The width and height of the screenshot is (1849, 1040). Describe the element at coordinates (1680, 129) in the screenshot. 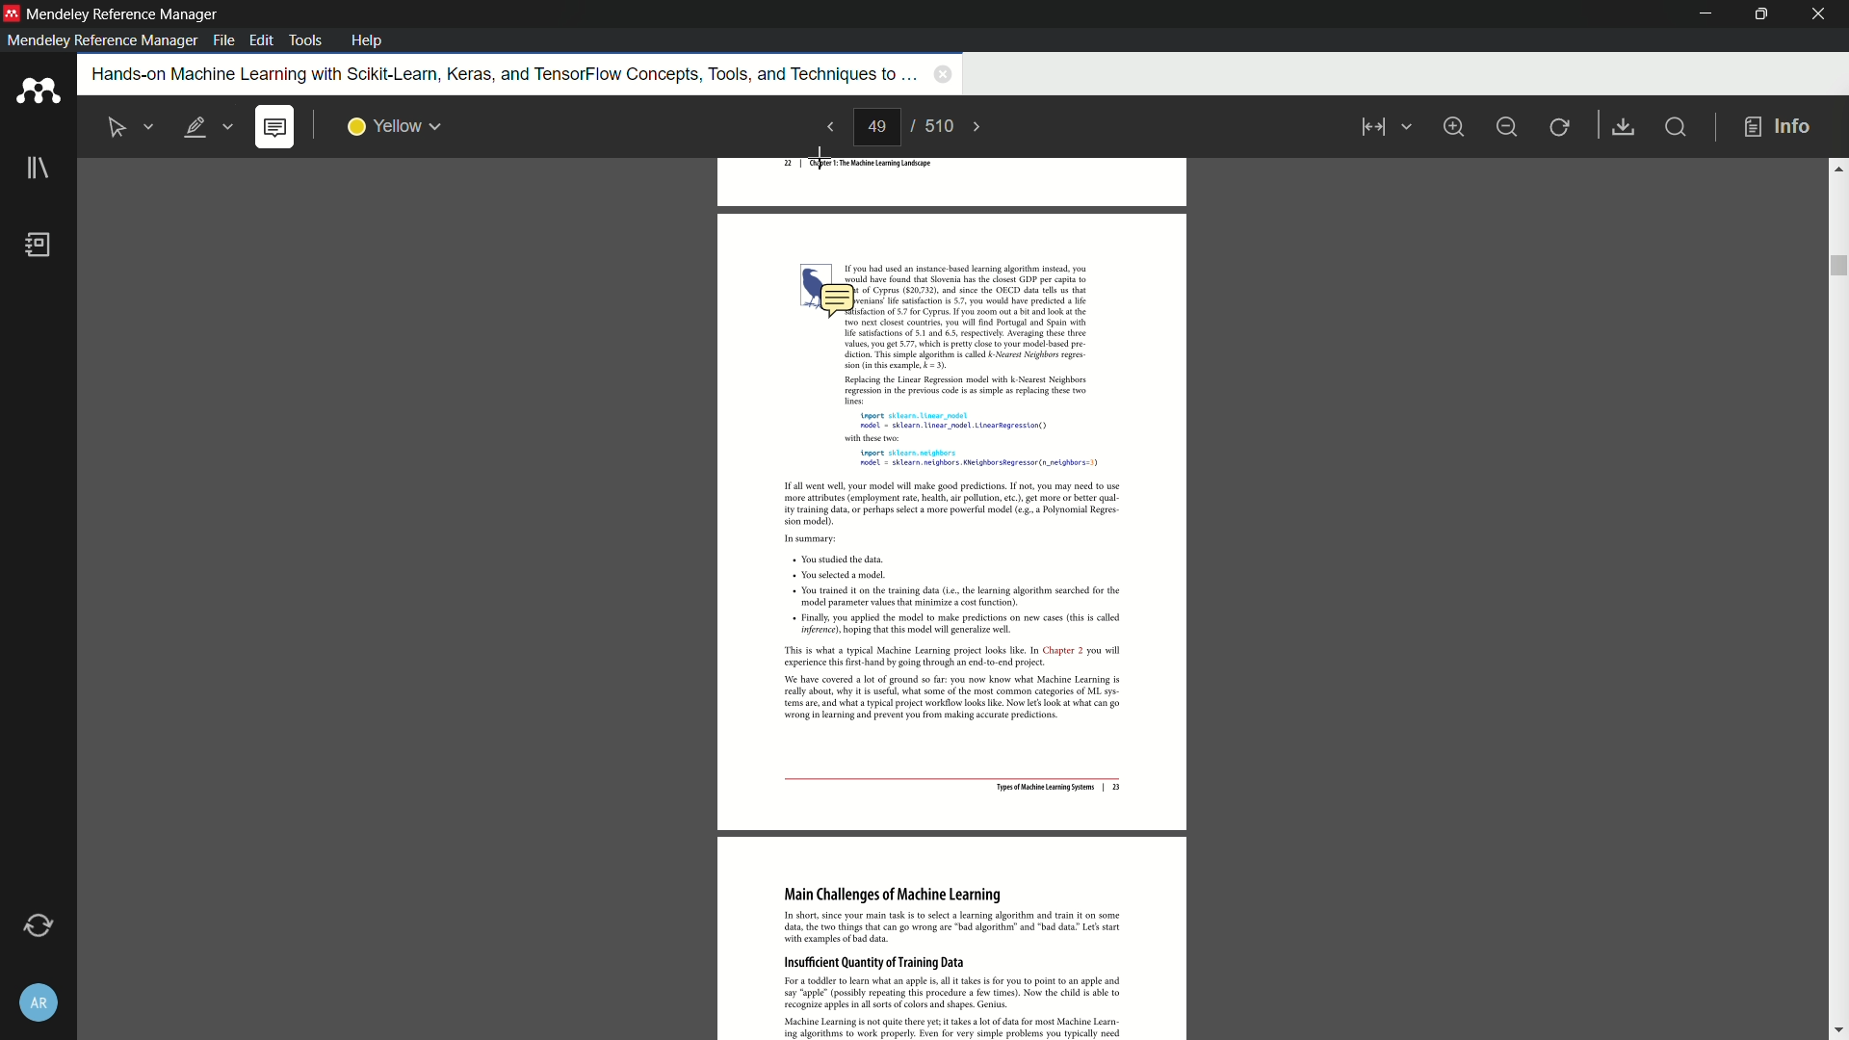

I see `find` at that location.